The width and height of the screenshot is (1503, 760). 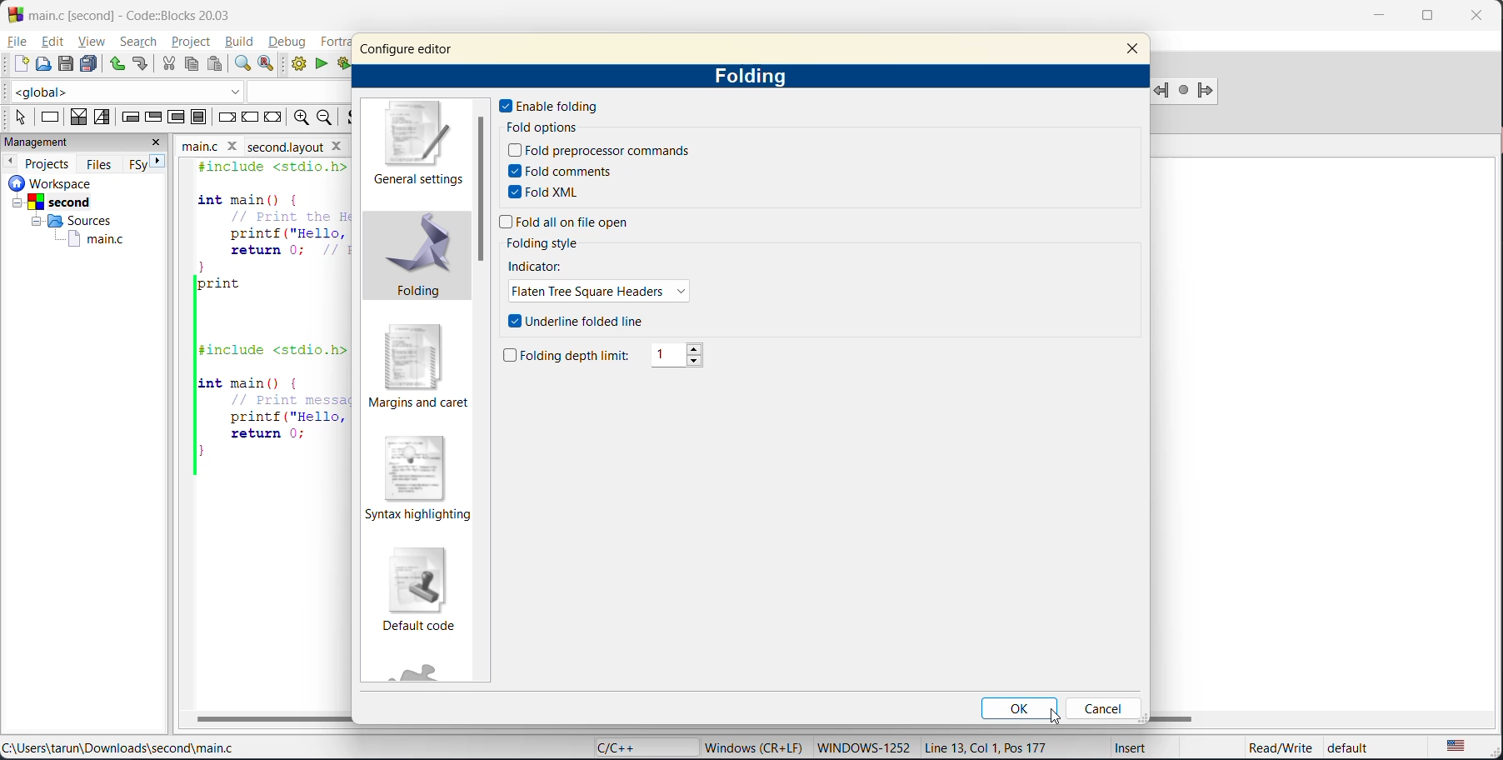 What do you see at coordinates (538, 266) in the screenshot?
I see `indicator` at bounding box center [538, 266].